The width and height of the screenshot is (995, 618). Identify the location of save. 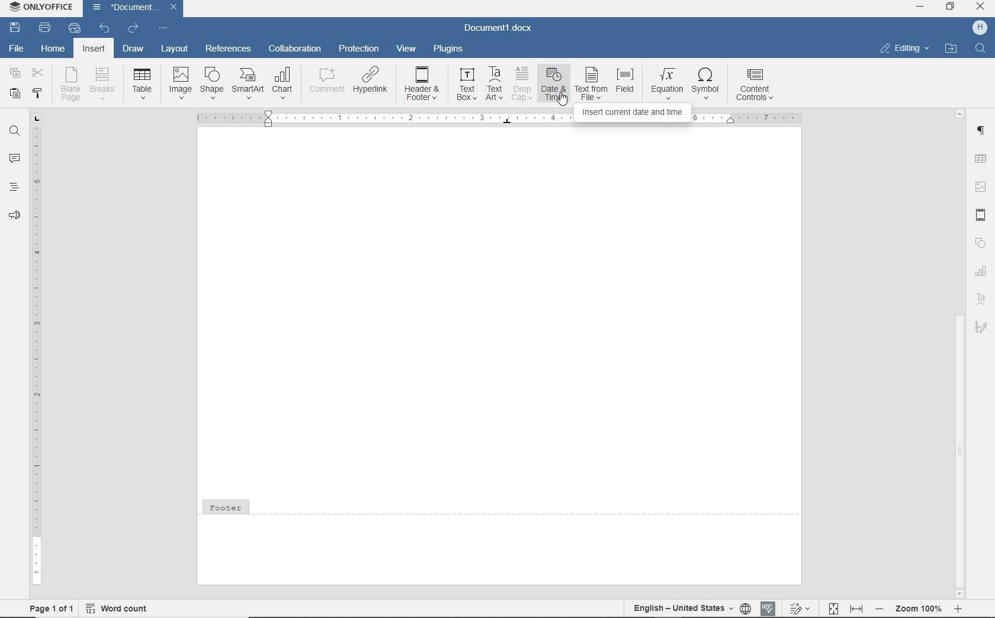
(14, 27).